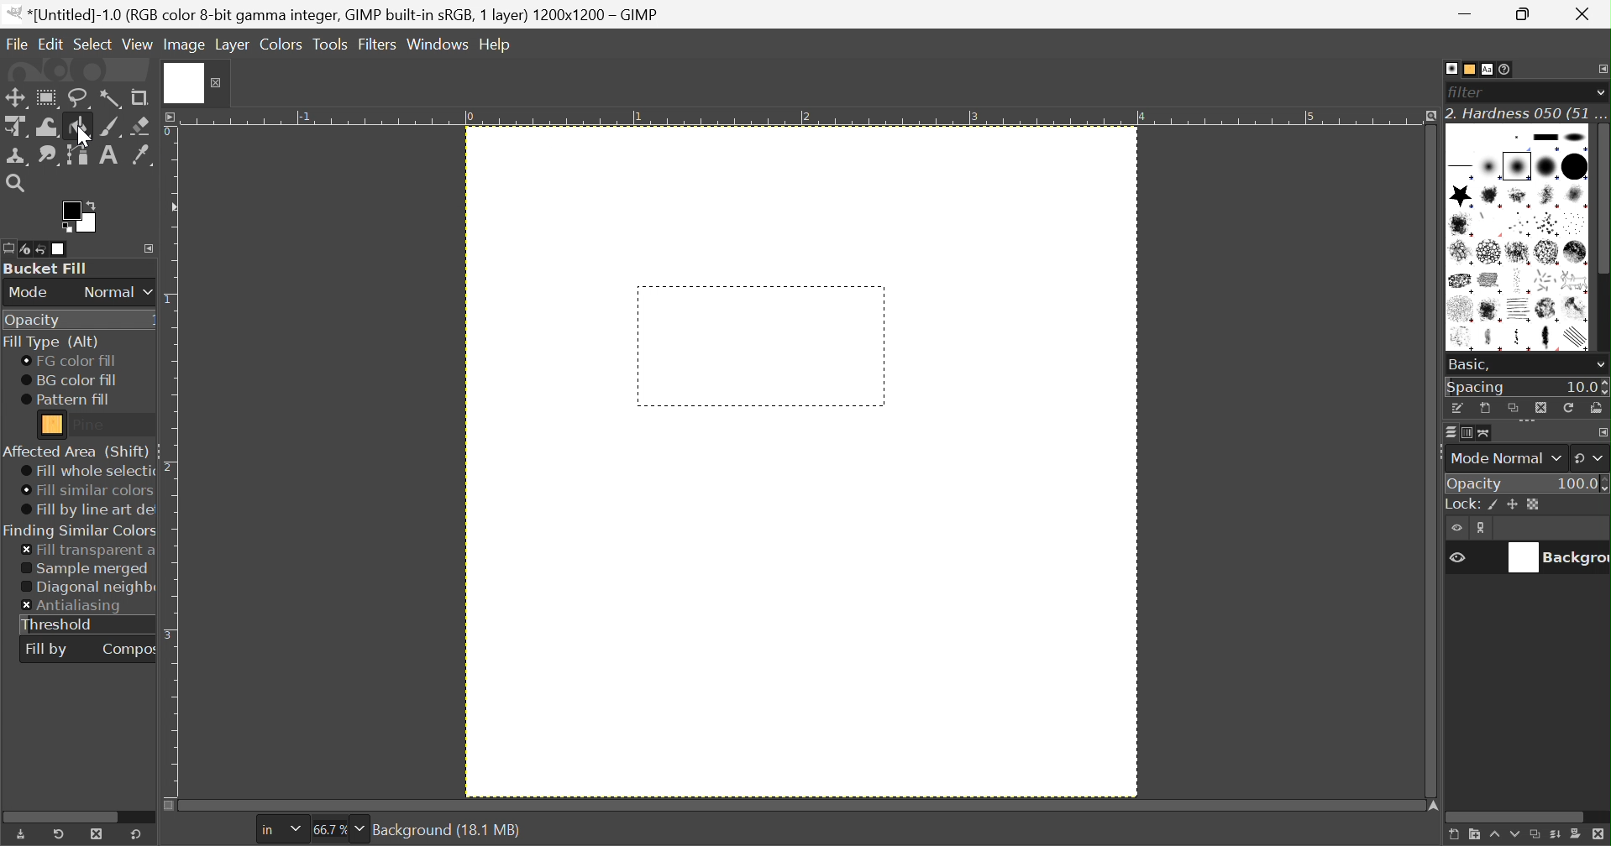 This screenshot has width=1611, height=846. I want to click on 100.0, so click(1582, 482).